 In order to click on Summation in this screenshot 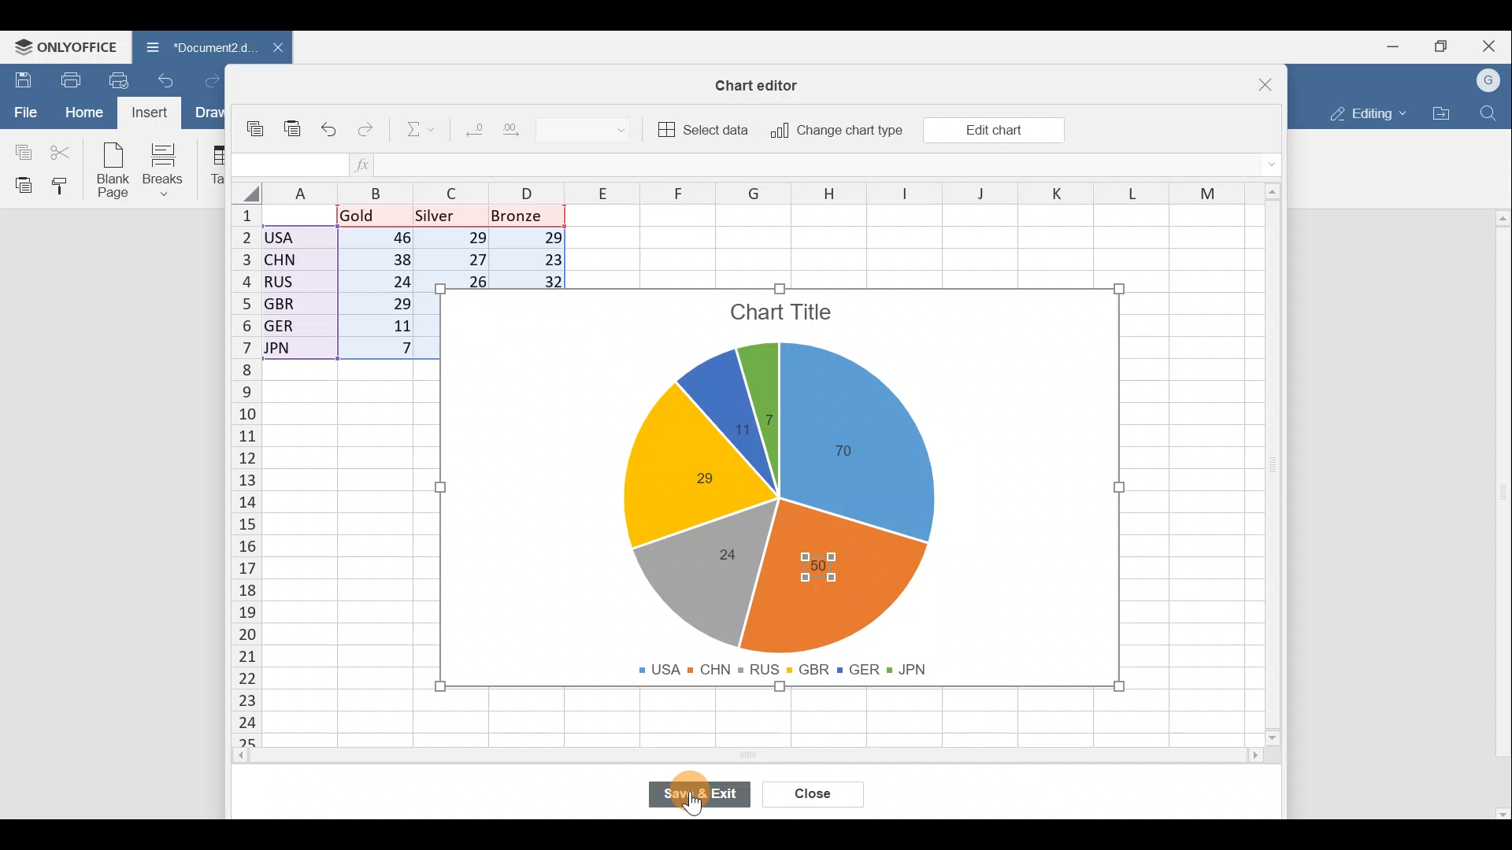, I will do `click(422, 127)`.